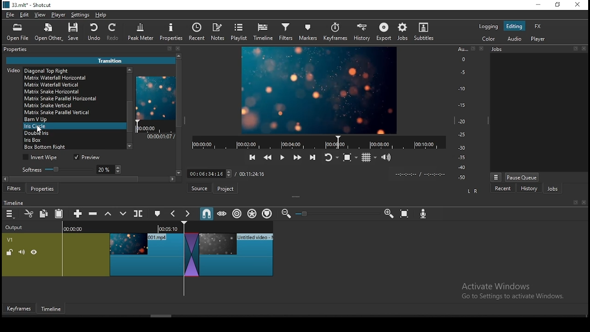 This screenshot has width=590, height=332. Describe the element at coordinates (472, 192) in the screenshot. I see `LR` at that location.